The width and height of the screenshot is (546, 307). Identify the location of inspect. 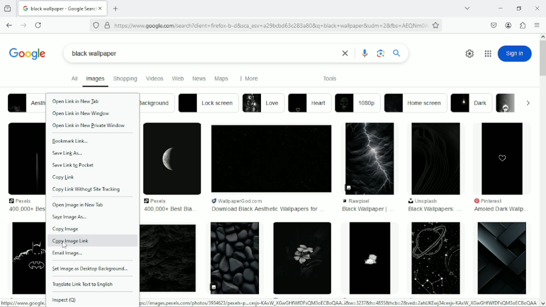
(66, 300).